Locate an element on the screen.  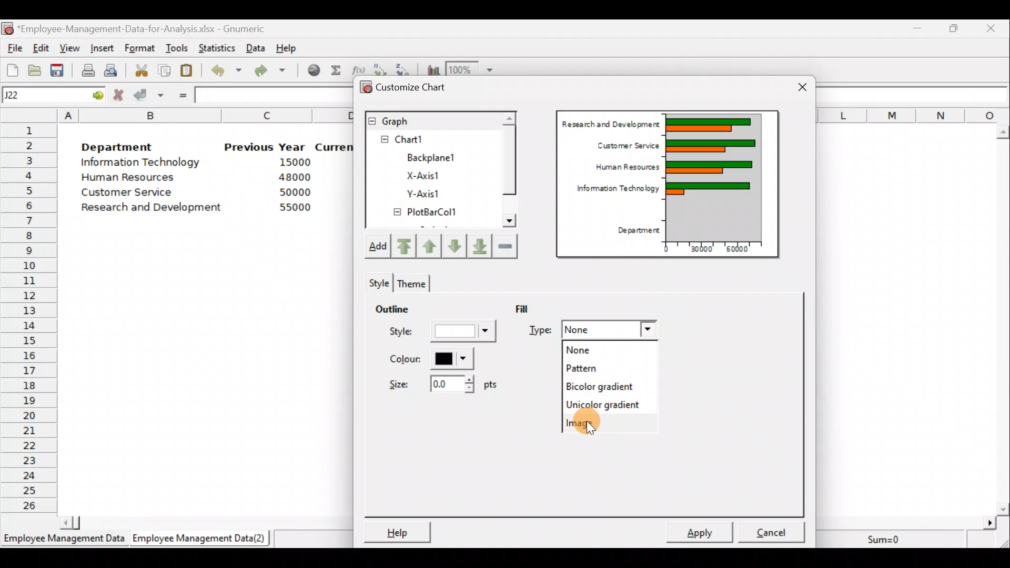
Style is located at coordinates (439, 333).